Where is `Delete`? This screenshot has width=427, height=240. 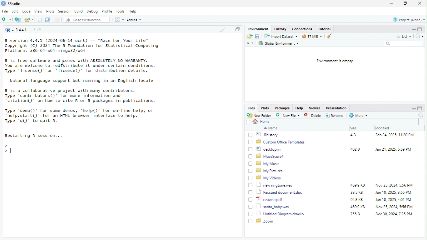 Delete is located at coordinates (313, 116).